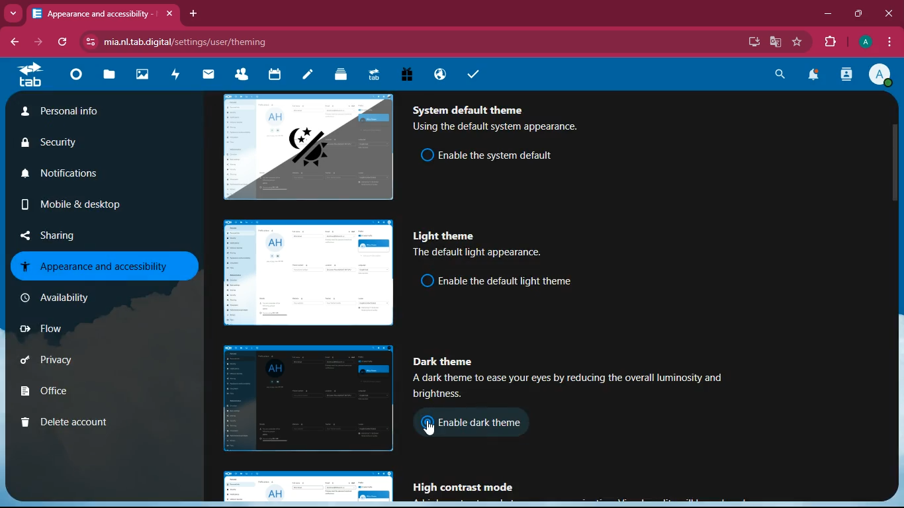 The image size is (904, 508). What do you see at coordinates (83, 423) in the screenshot?
I see `delete account` at bounding box center [83, 423].